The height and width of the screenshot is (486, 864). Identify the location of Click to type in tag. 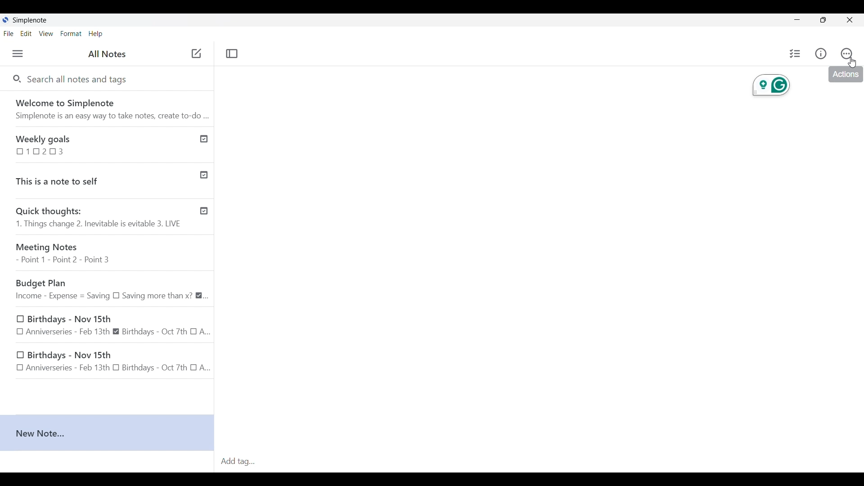
(540, 462).